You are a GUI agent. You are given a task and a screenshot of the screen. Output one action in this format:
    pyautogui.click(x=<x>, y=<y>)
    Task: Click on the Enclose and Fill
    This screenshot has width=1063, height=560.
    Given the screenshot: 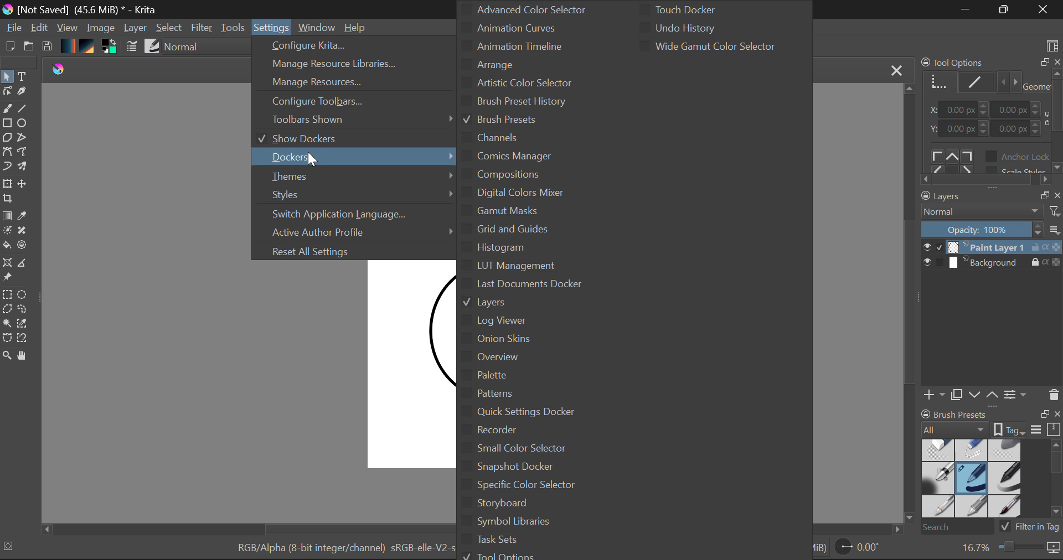 What is the action you would take?
    pyautogui.click(x=25, y=247)
    